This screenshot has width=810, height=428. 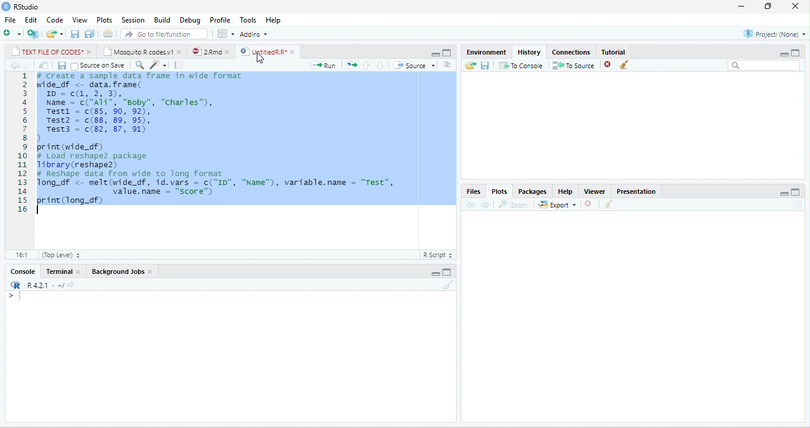 I want to click on down, so click(x=381, y=65).